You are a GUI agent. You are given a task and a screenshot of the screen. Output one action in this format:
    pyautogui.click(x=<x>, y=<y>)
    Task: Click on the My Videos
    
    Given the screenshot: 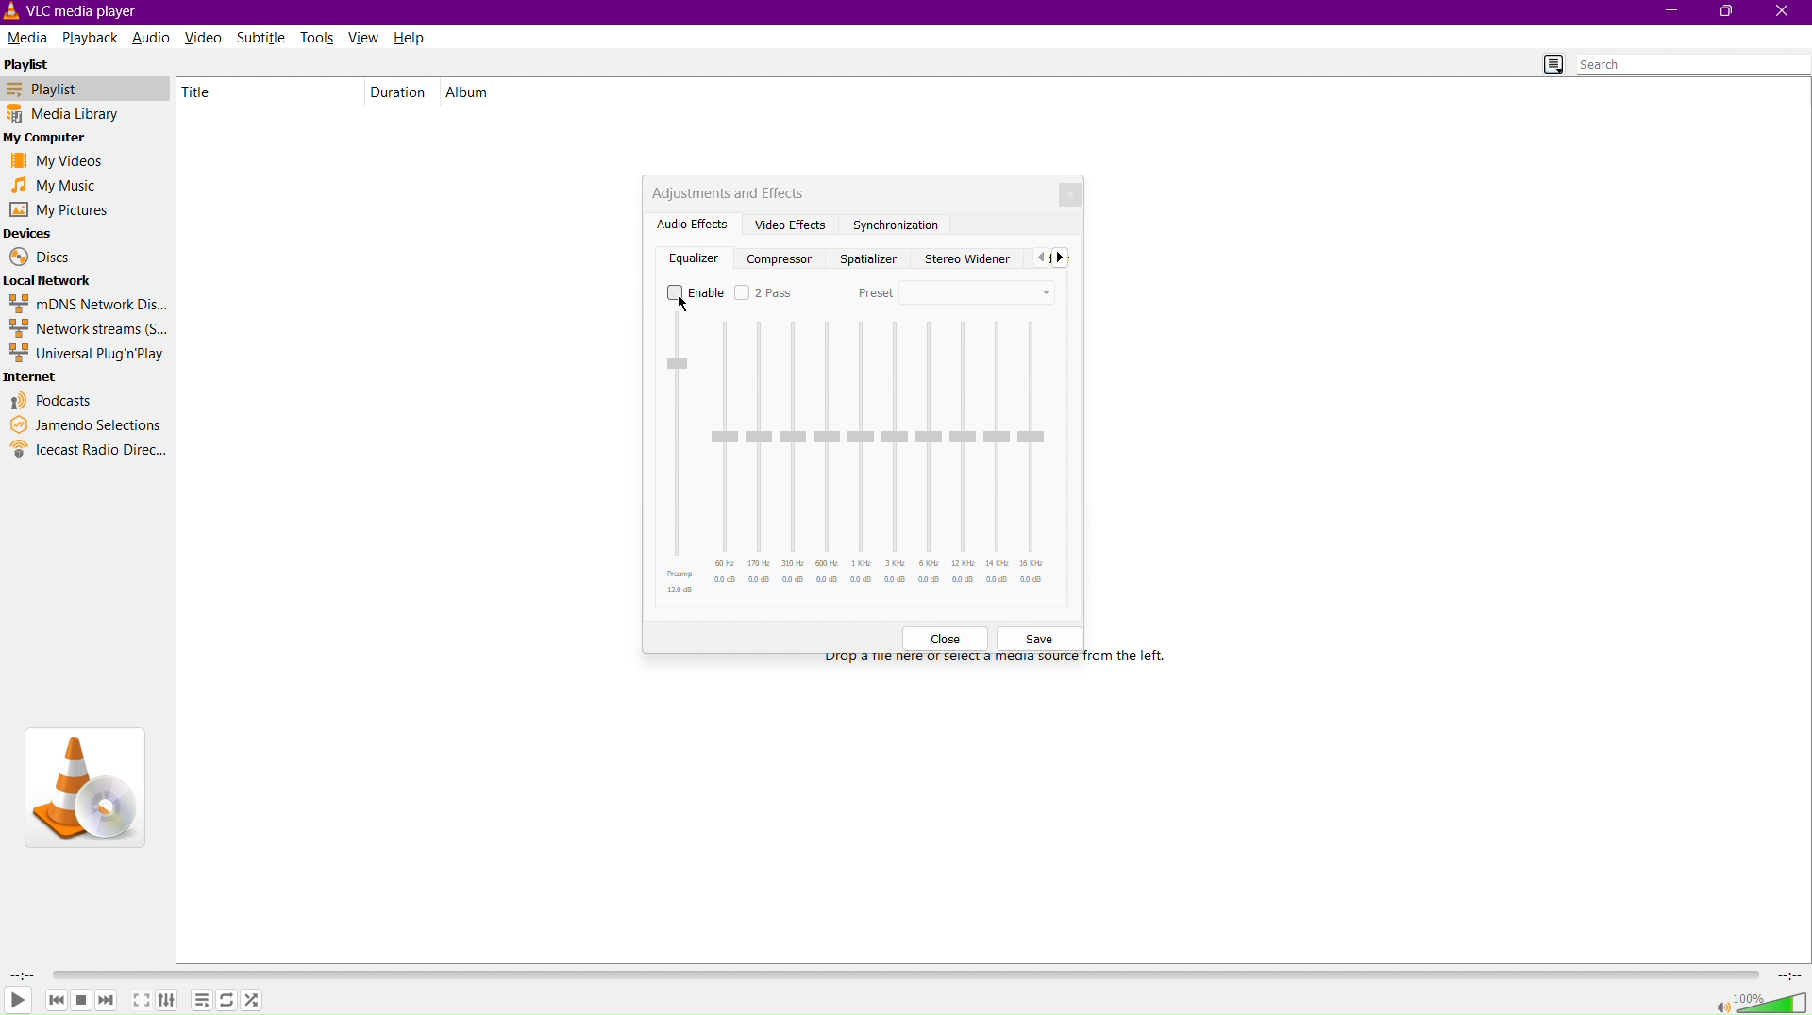 What is the action you would take?
    pyautogui.click(x=60, y=162)
    